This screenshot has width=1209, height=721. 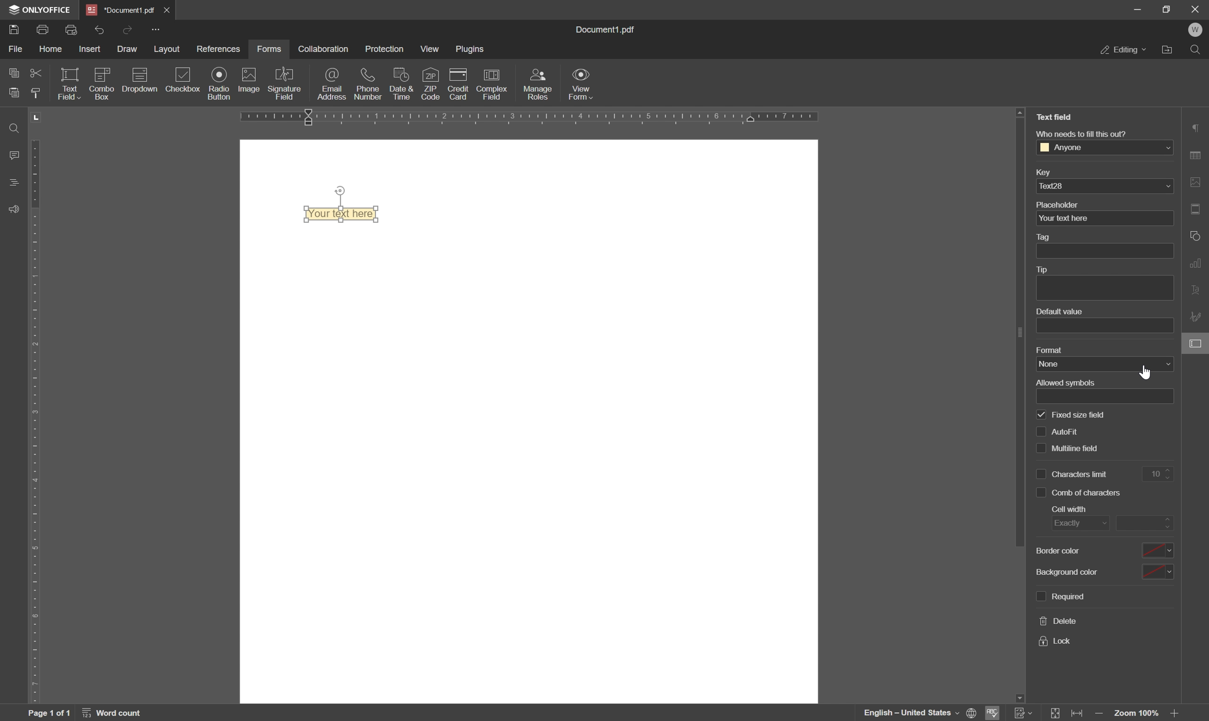 I want to click on page 1 of 1, so click(x=48, y=713).